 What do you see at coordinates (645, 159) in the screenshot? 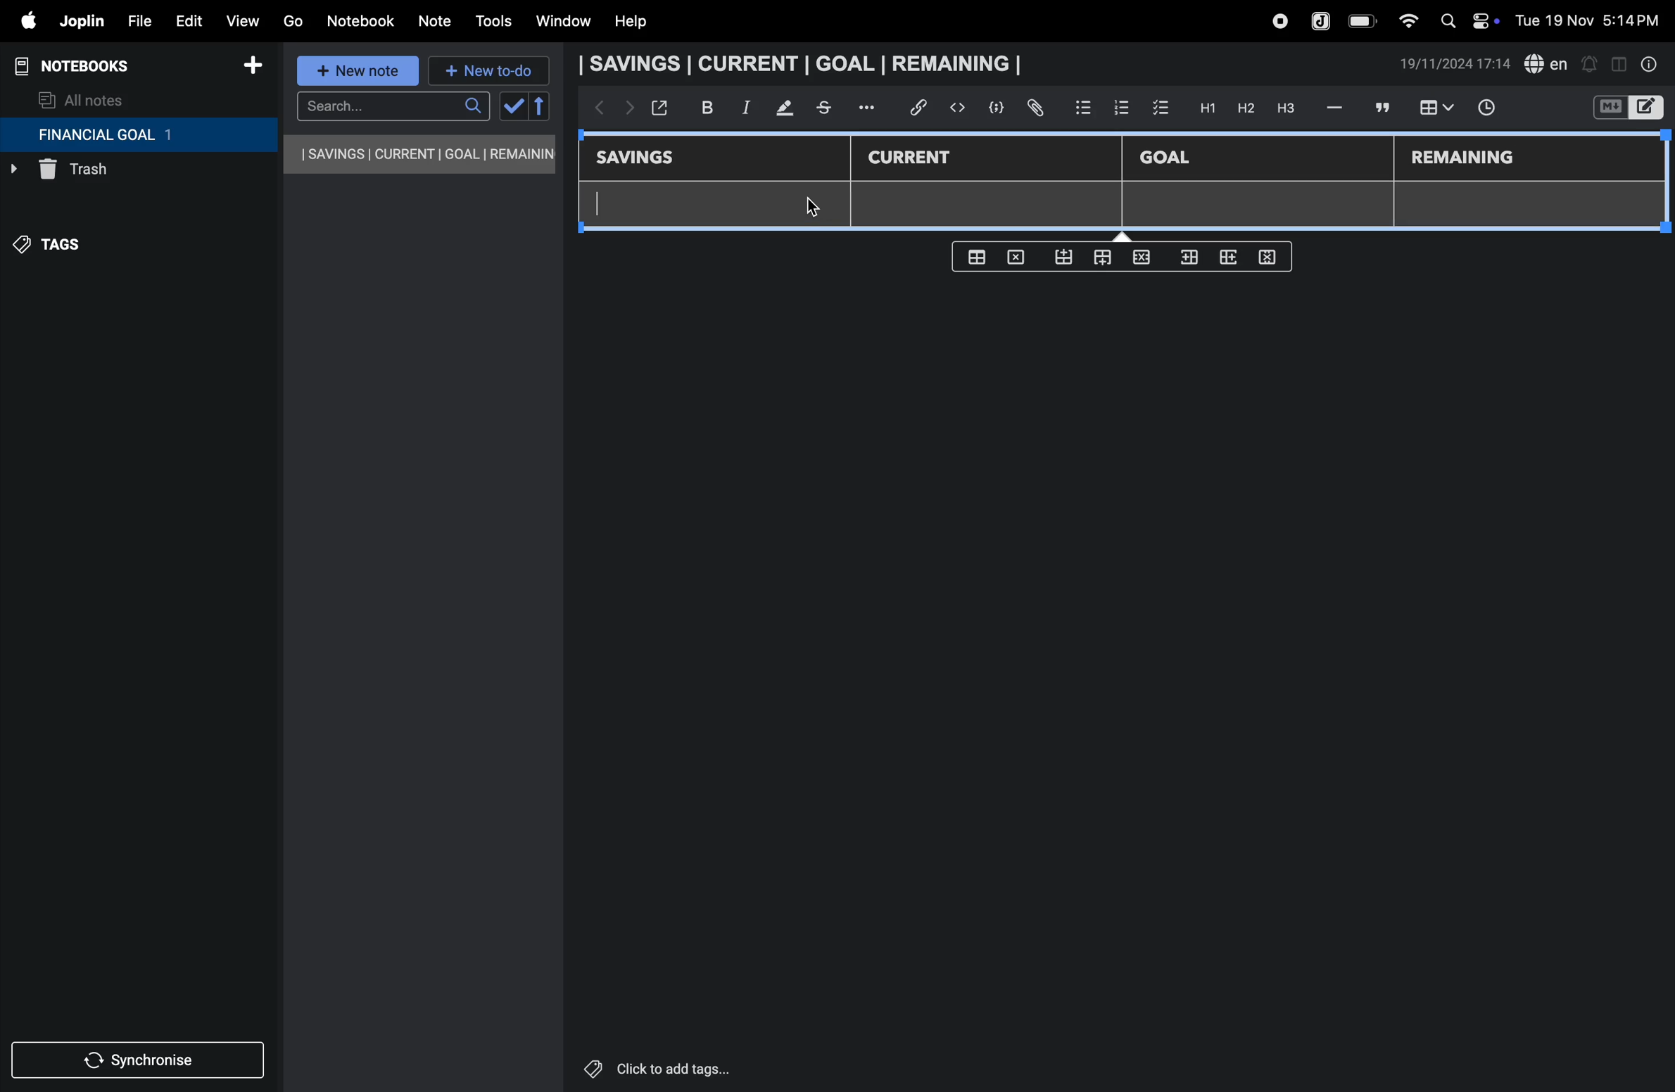
I see `savings` at bounding box center [645, 159].